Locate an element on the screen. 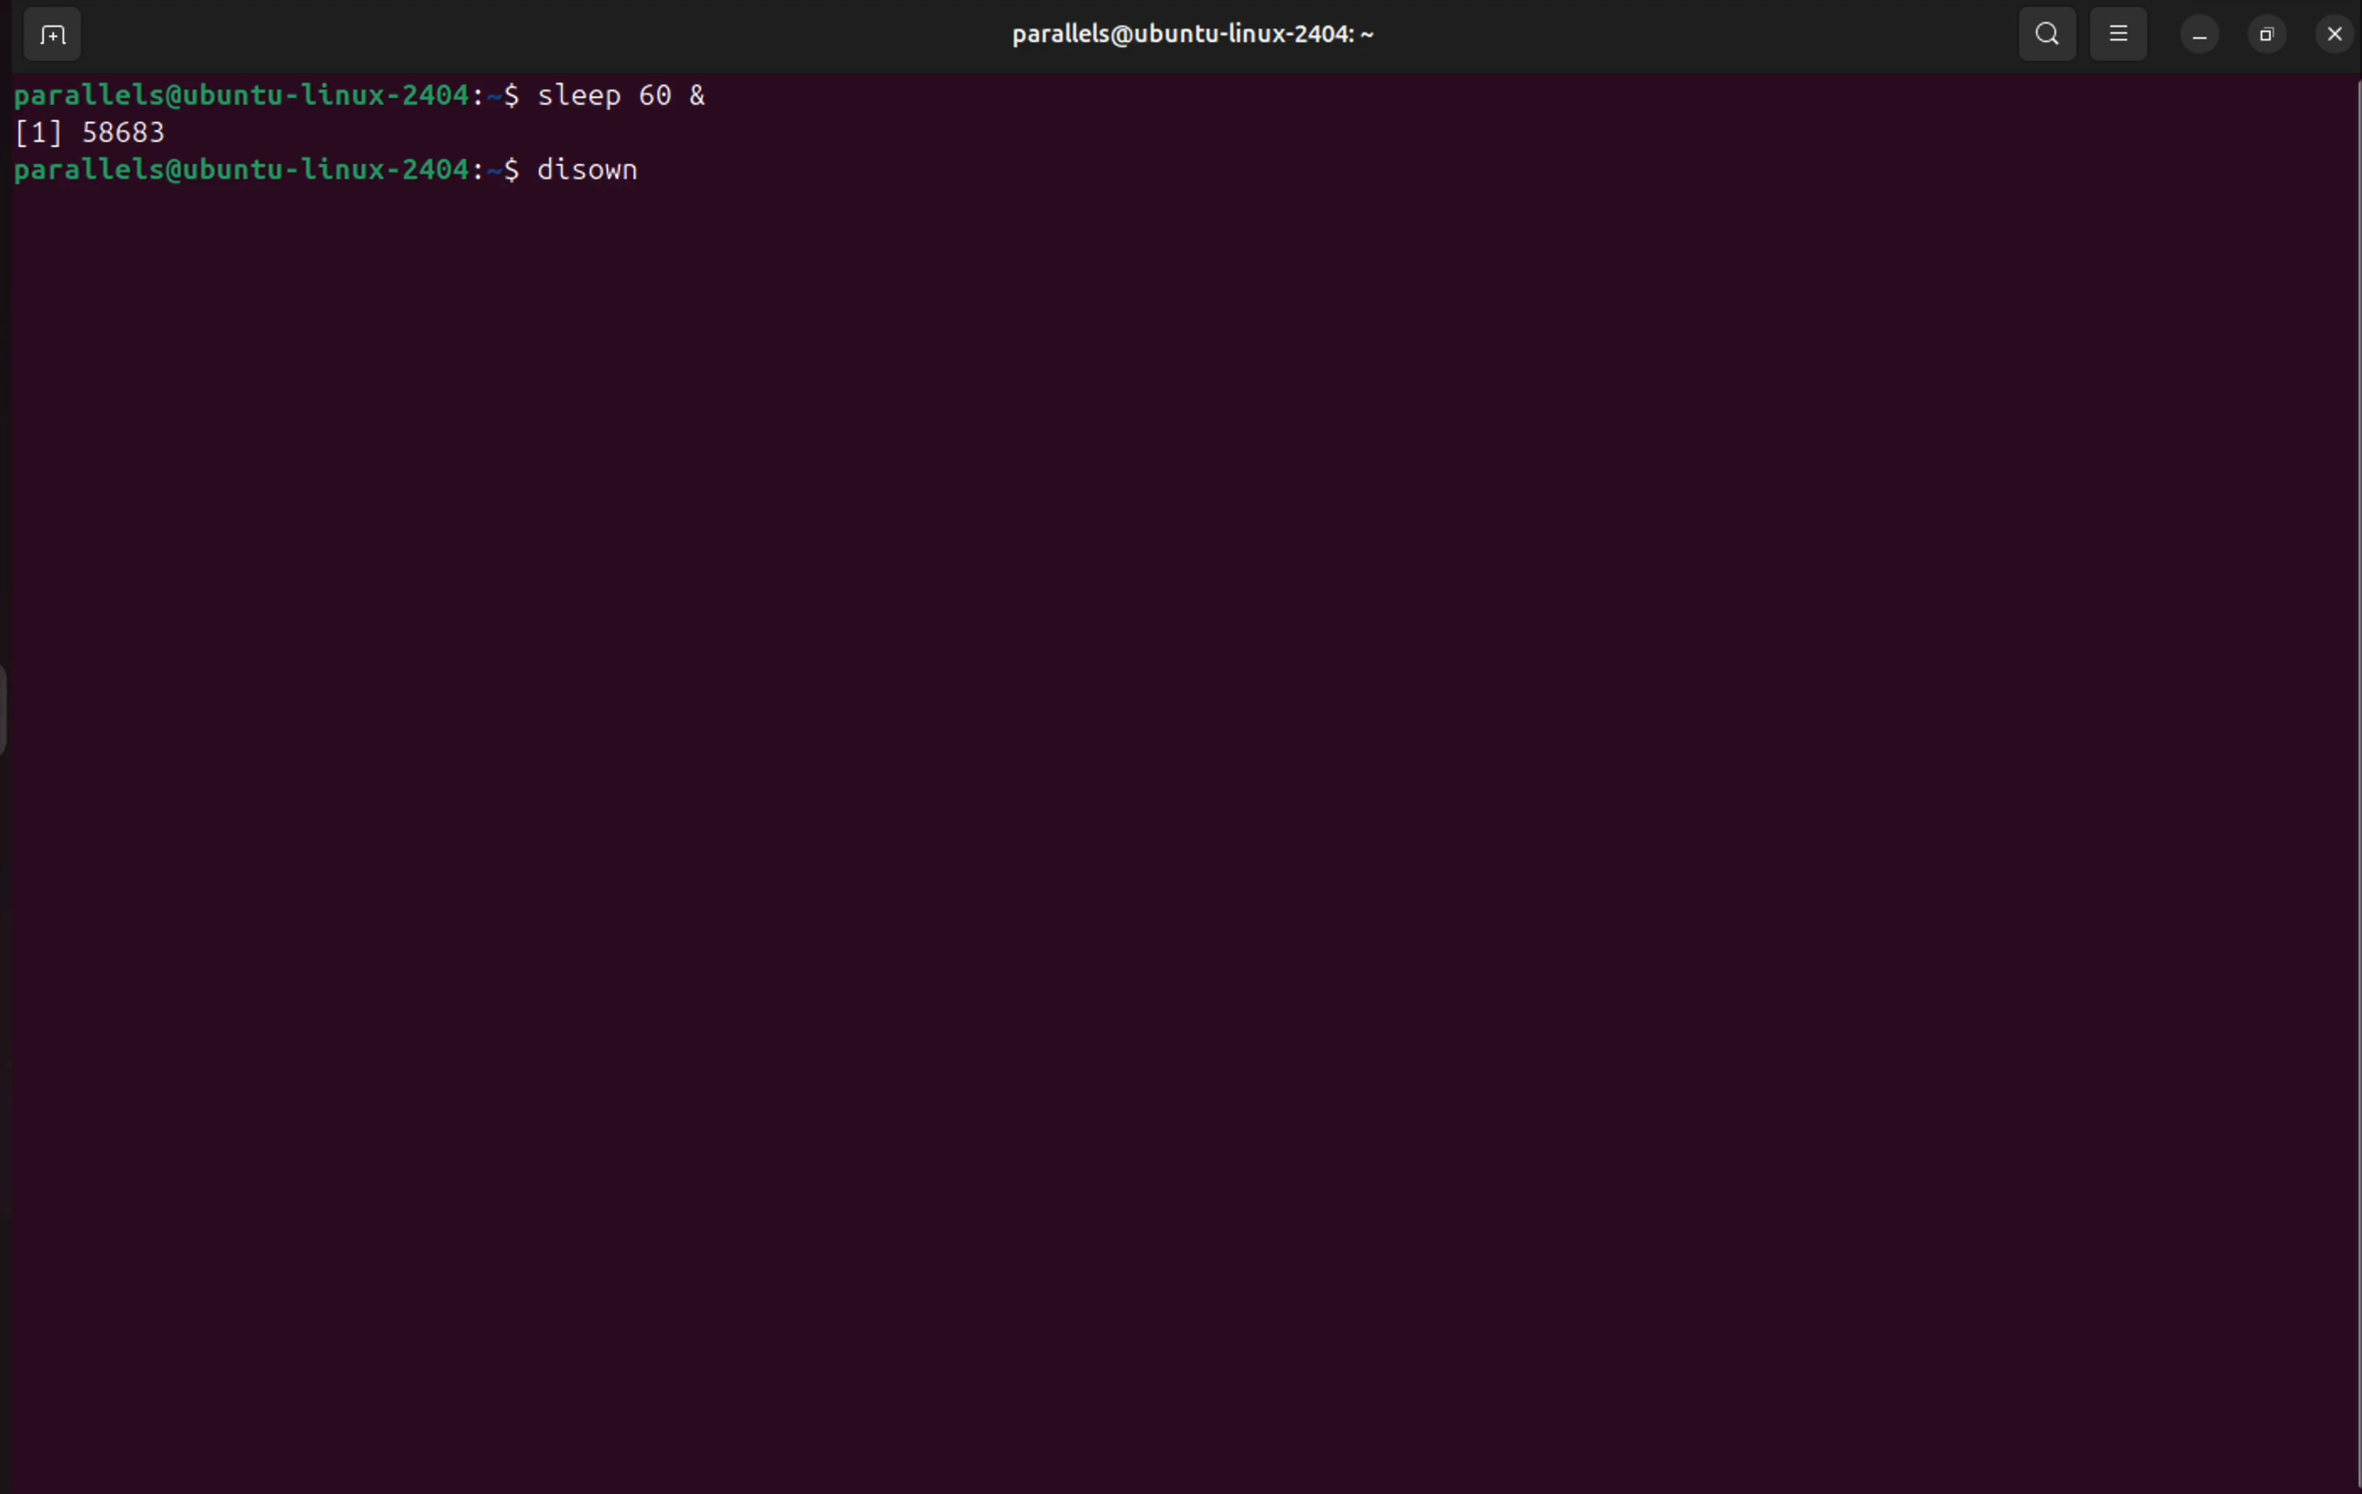 Image resolution: width=2362 pixels, height=1494 pixels. resize is located at coordinates (2268, 34).